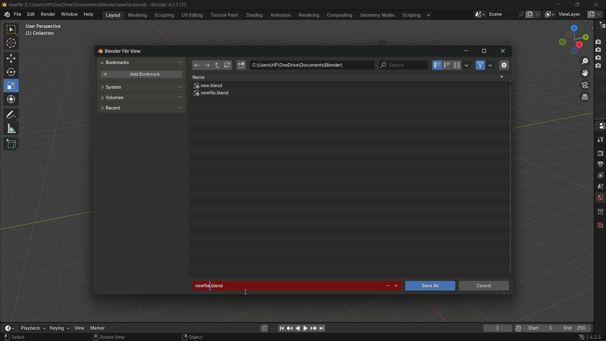 Image resolution: width=606 pixels, height=341 pixels. What do you see at coordinates (531, 14) in the screenshot?
I see `new scene` at bounding box center [531, 14].